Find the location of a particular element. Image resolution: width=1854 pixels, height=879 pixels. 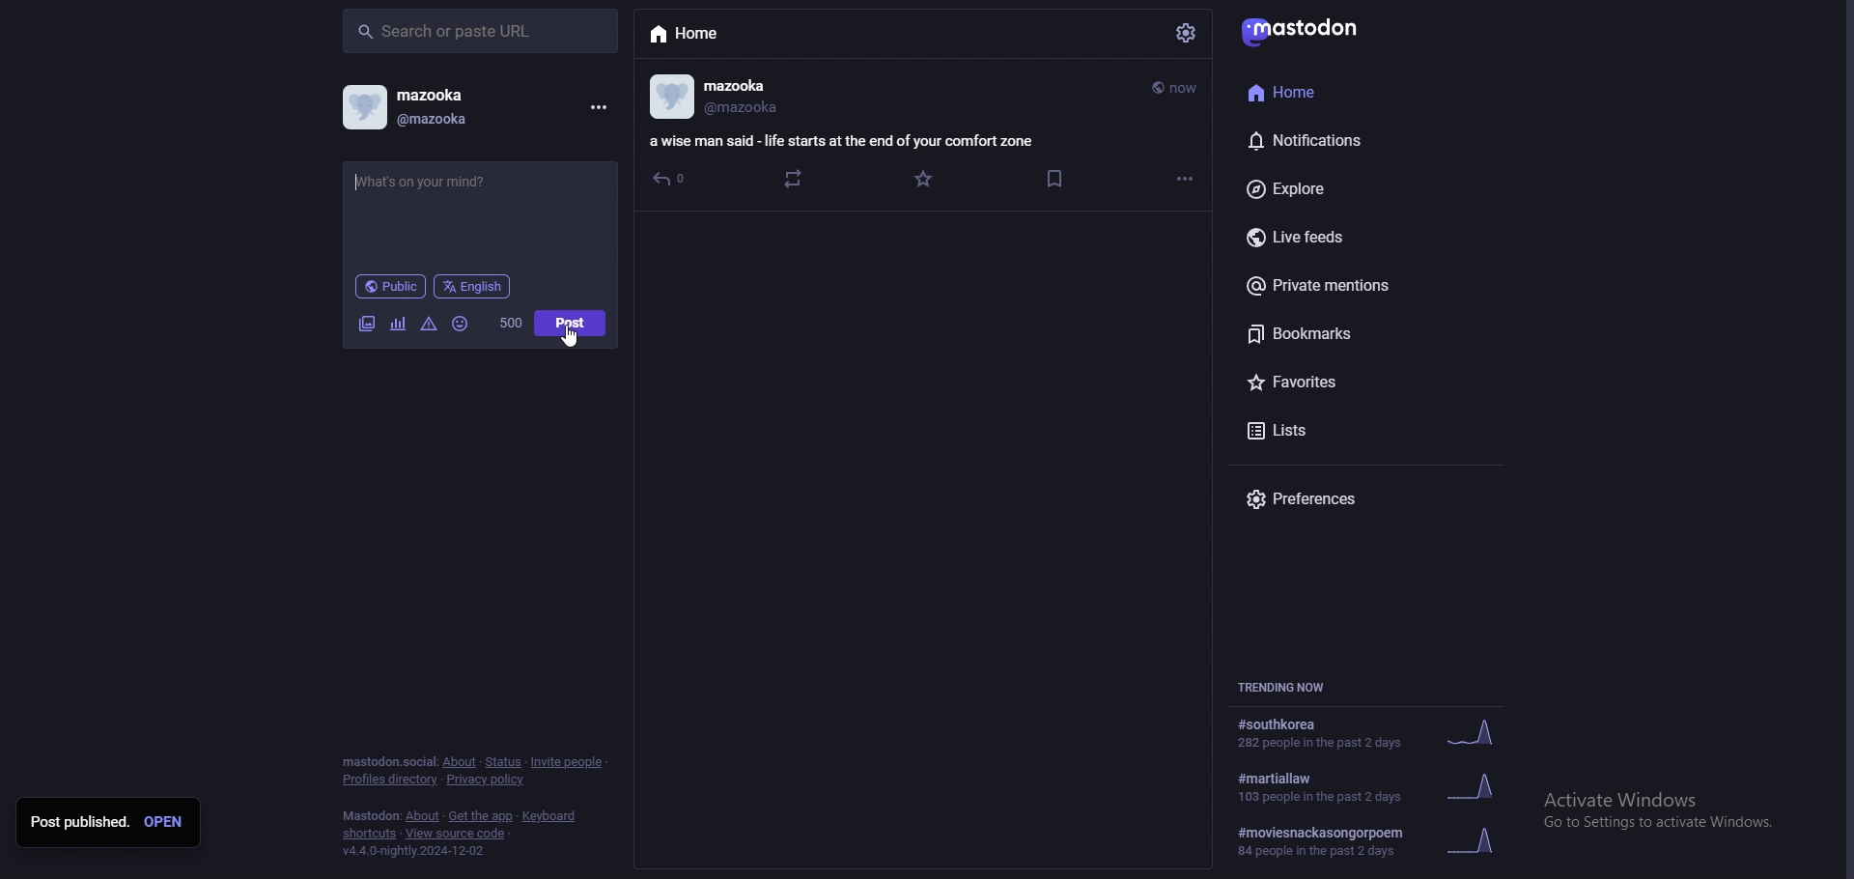

notifications is located at coordinates (1338, 138).